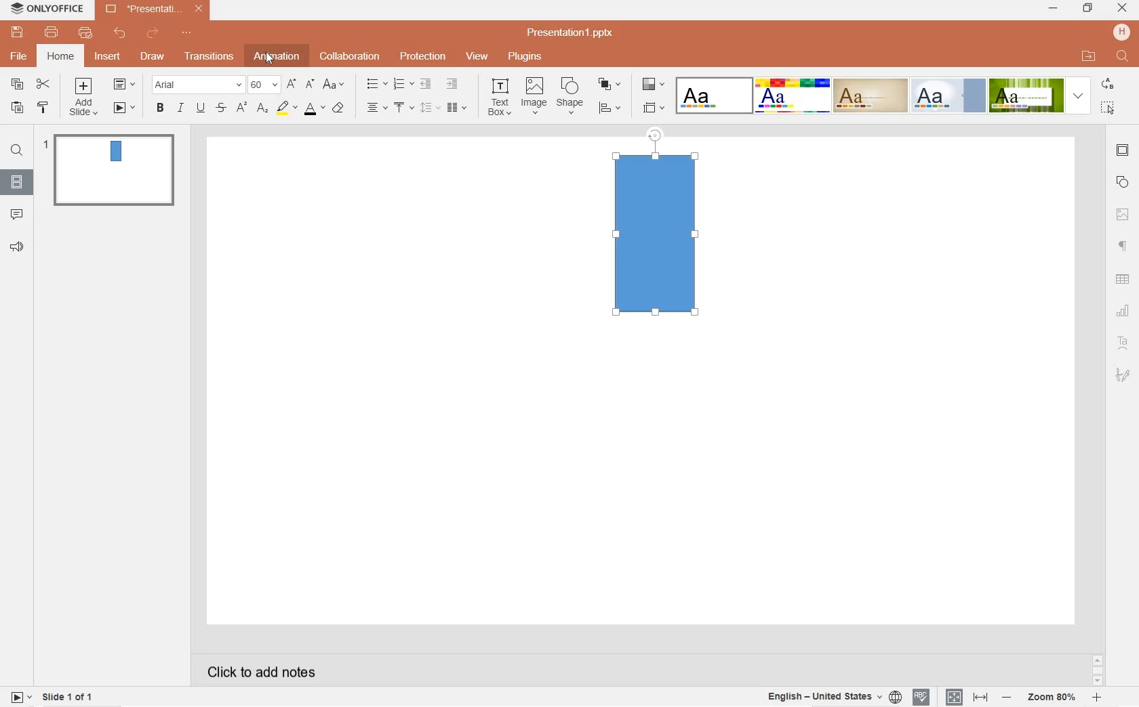  I want to click on protection, so click(422, 58).